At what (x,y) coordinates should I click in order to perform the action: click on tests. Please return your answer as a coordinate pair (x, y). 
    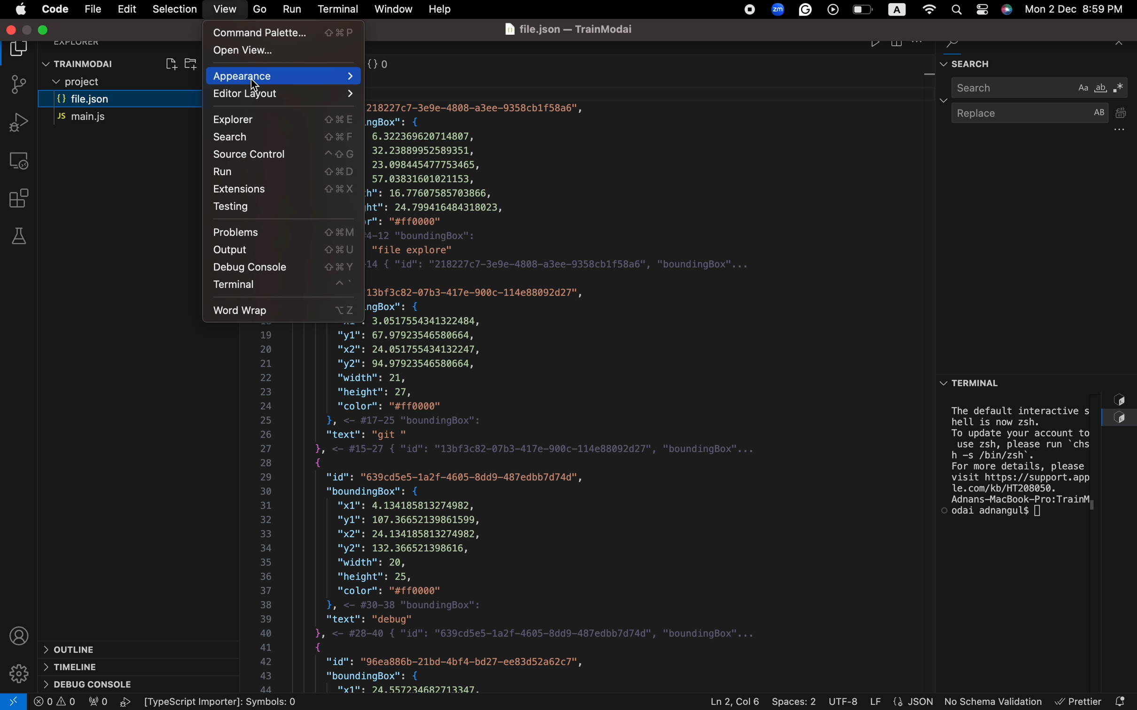
    Looking at the image, I should click on (18, 236).